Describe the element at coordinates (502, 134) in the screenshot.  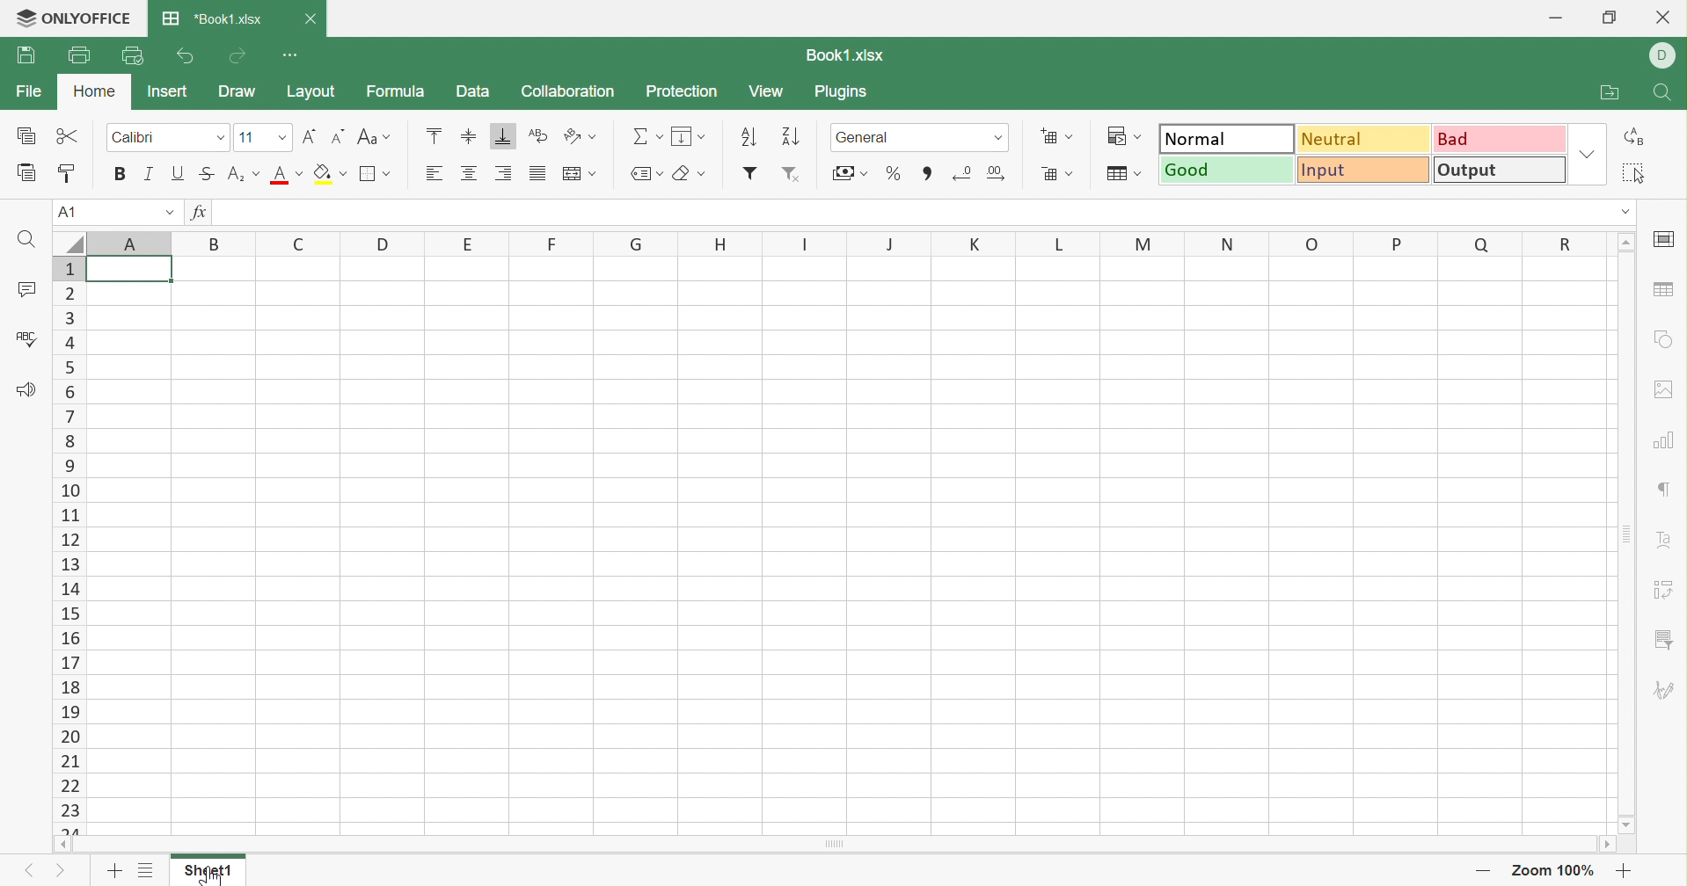
I see `Align Bottom` at that location.